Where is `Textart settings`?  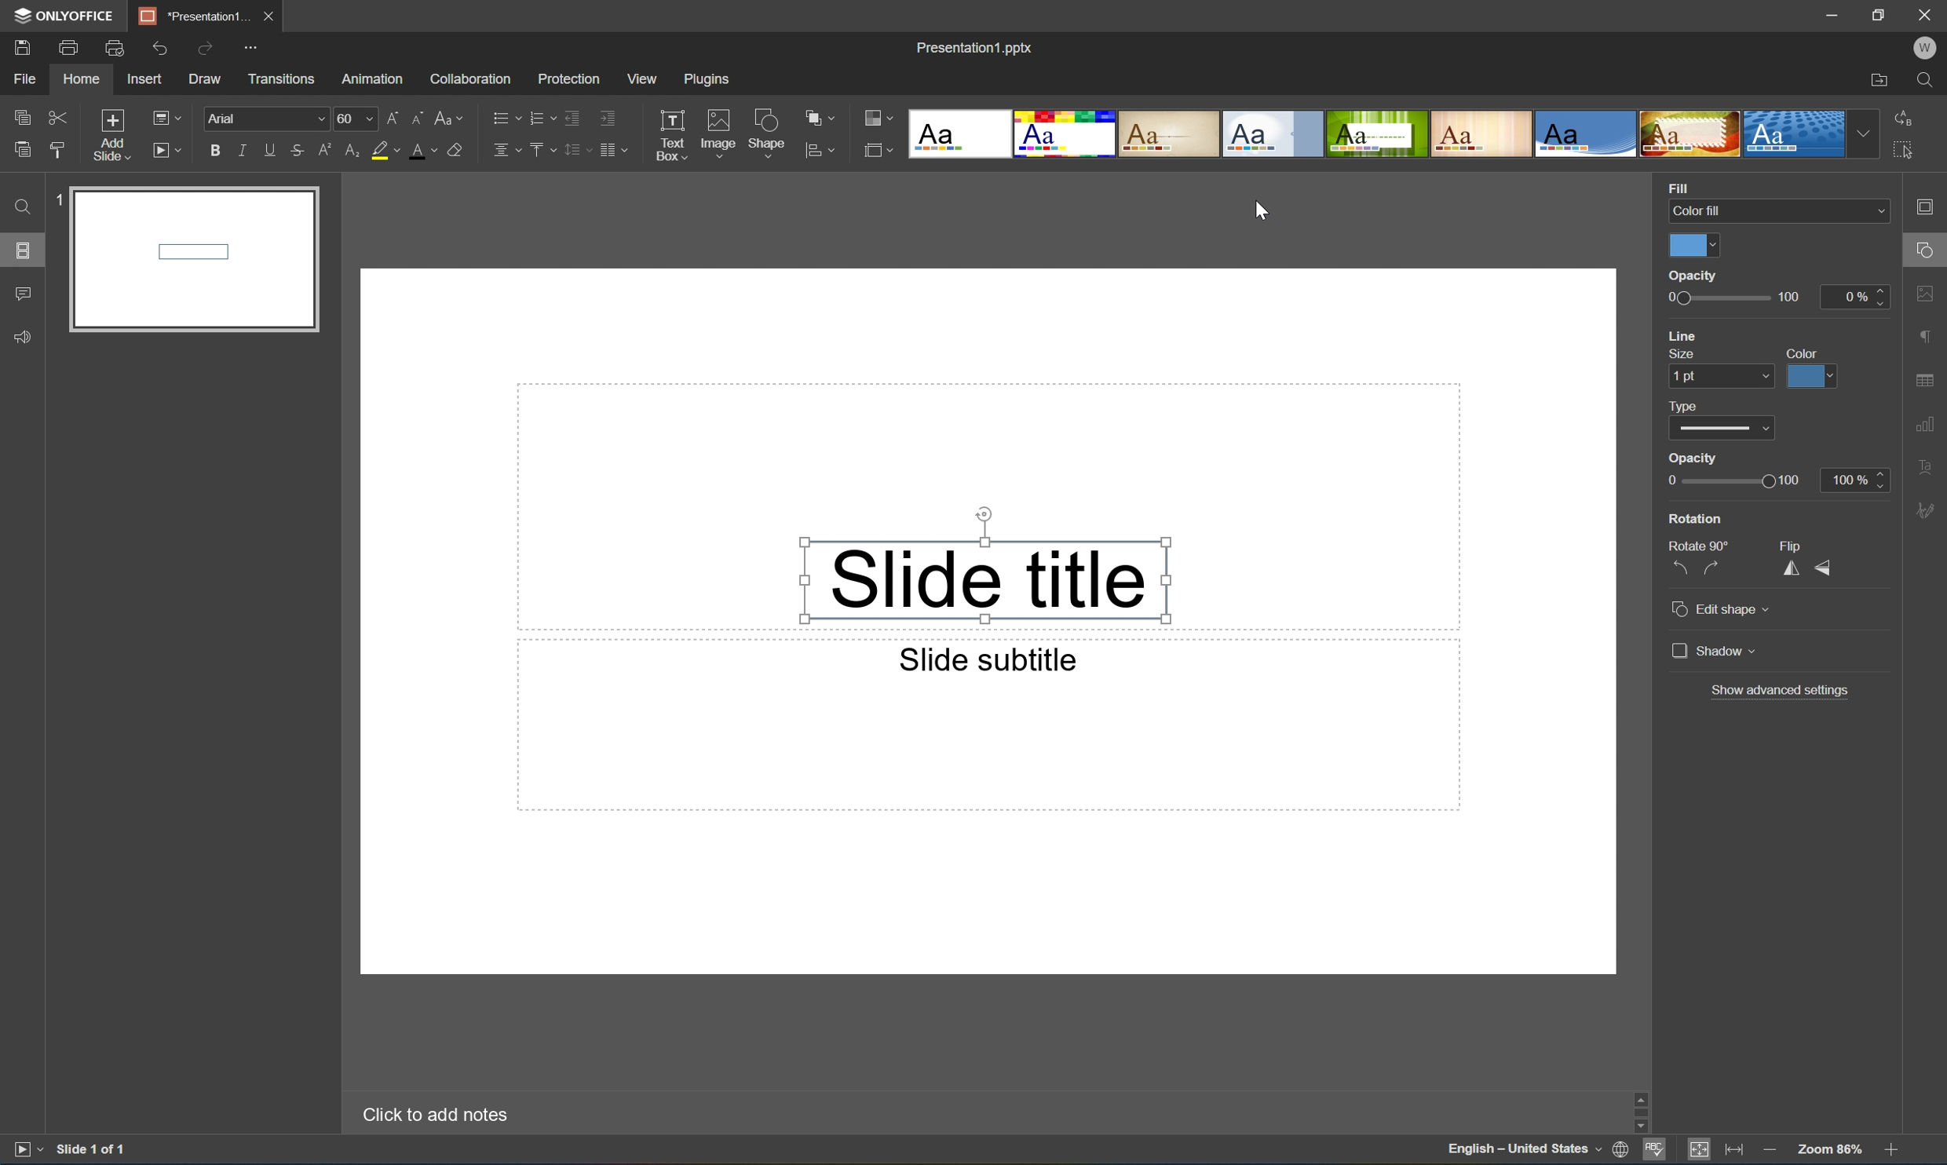
Textart settings is located at coordinates (1927, 469).